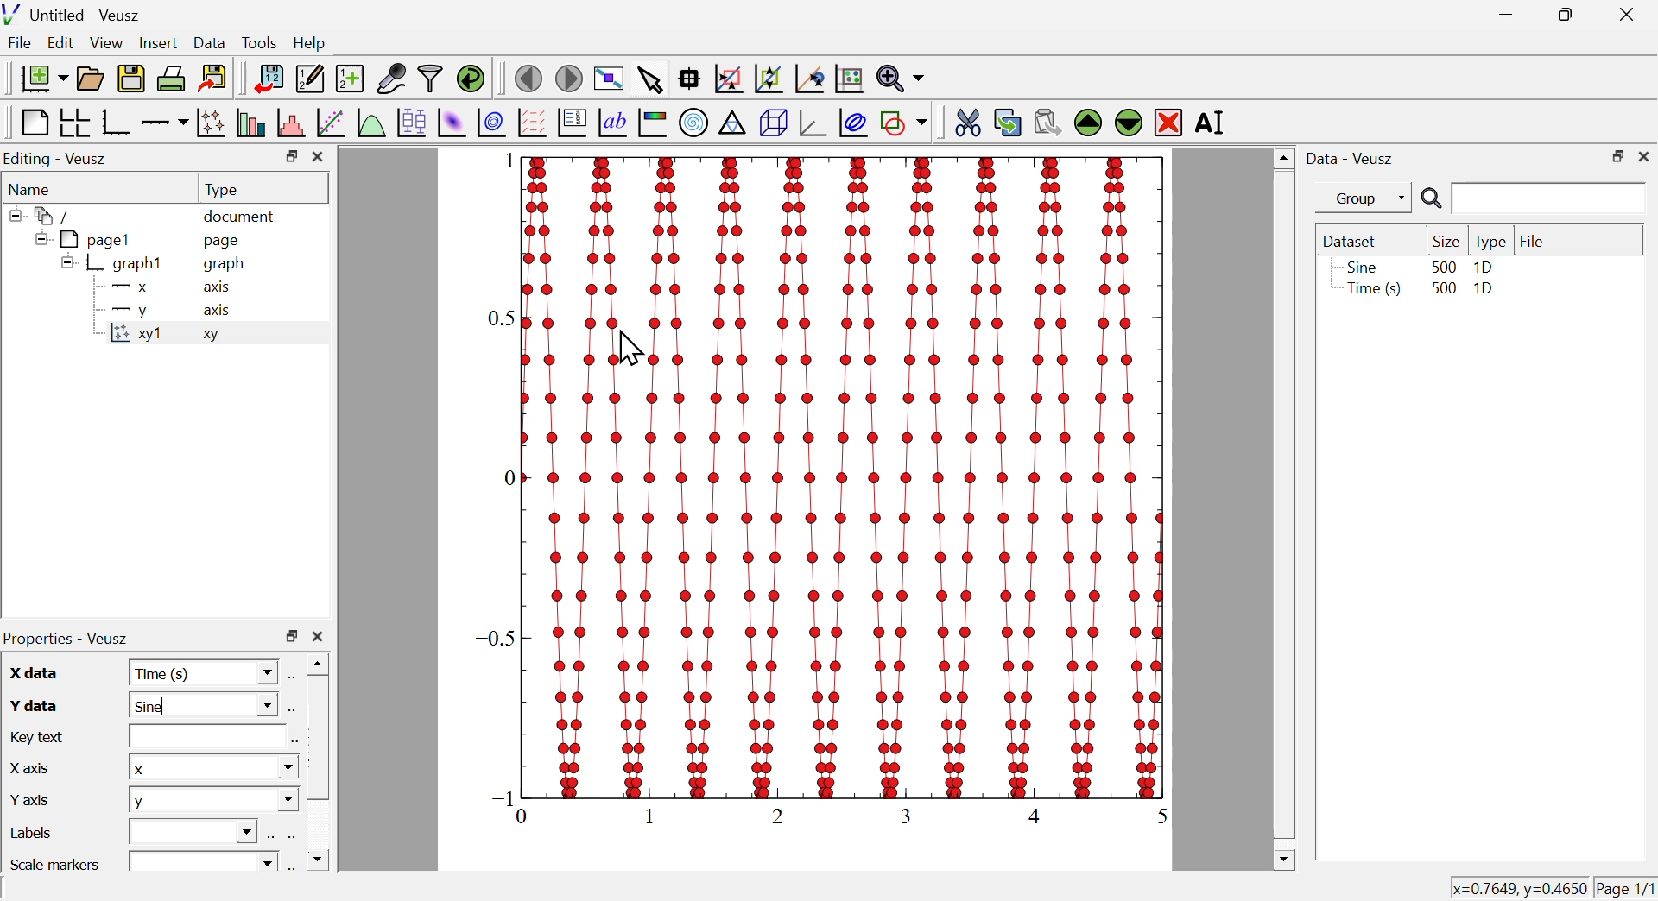 The height and width of the screenshot is (901, 1658). I want to click on view plot full screen, so click(609, 77).